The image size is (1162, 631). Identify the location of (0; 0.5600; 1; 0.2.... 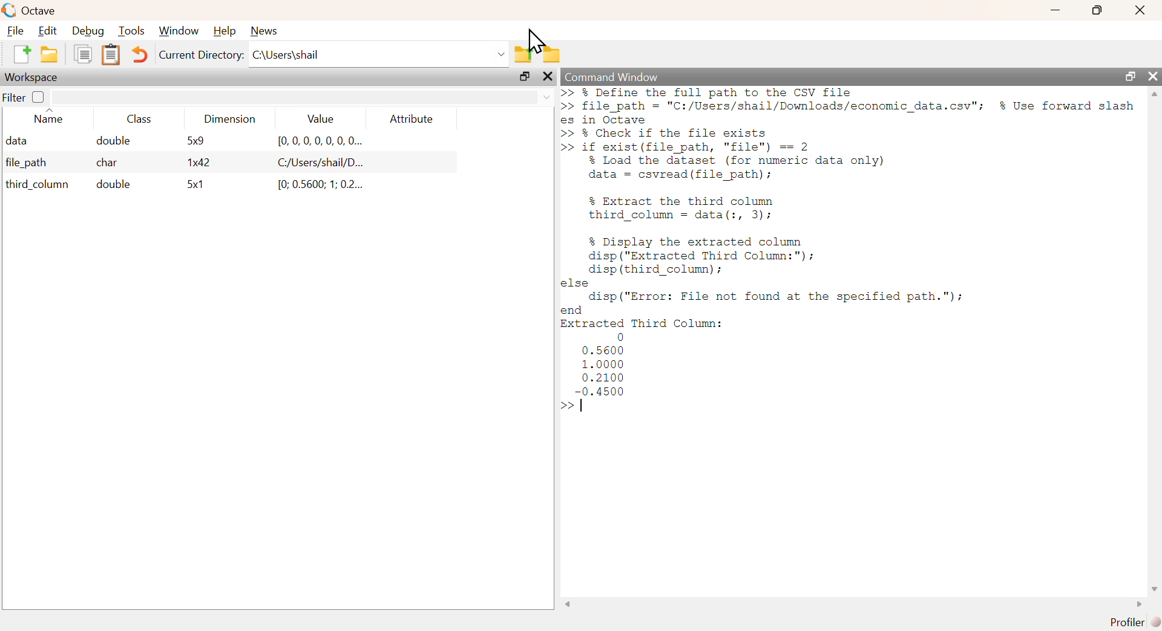
(315, 186).